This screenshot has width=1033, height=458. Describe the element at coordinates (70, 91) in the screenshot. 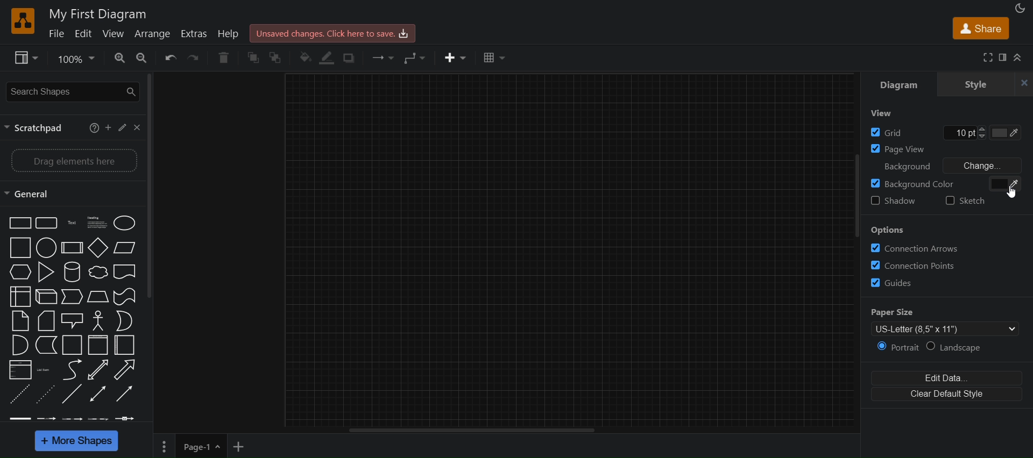

I see `seearch shapes` at that location.